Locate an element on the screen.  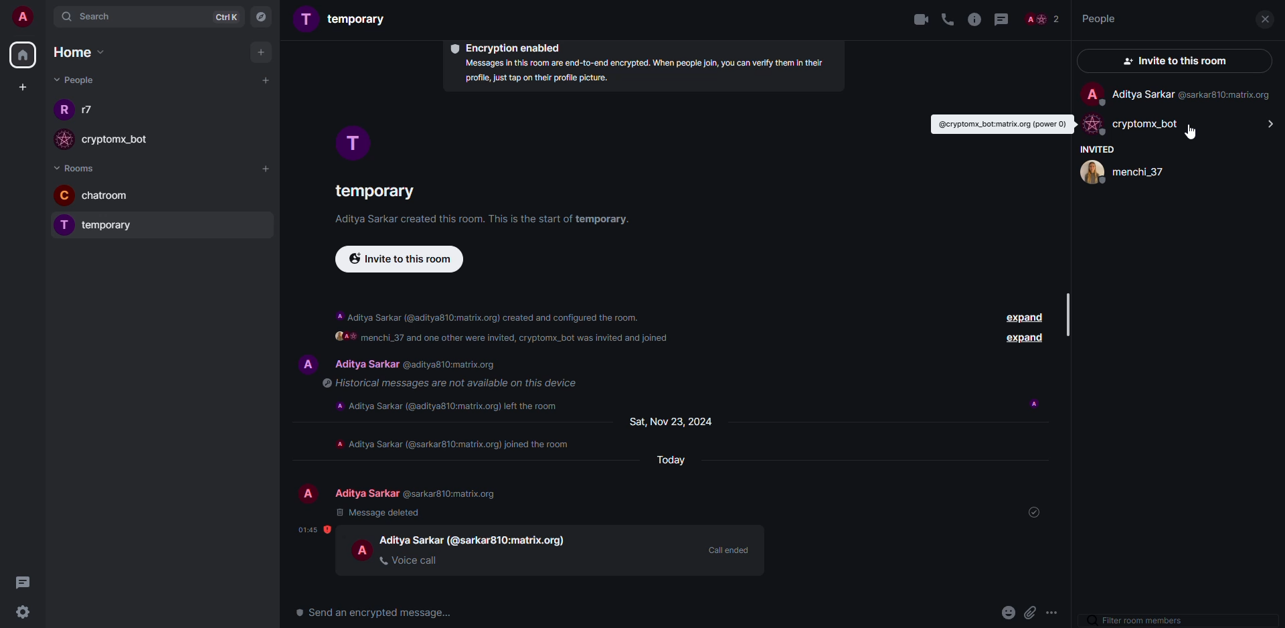
add is located at coordinates (267, 171).